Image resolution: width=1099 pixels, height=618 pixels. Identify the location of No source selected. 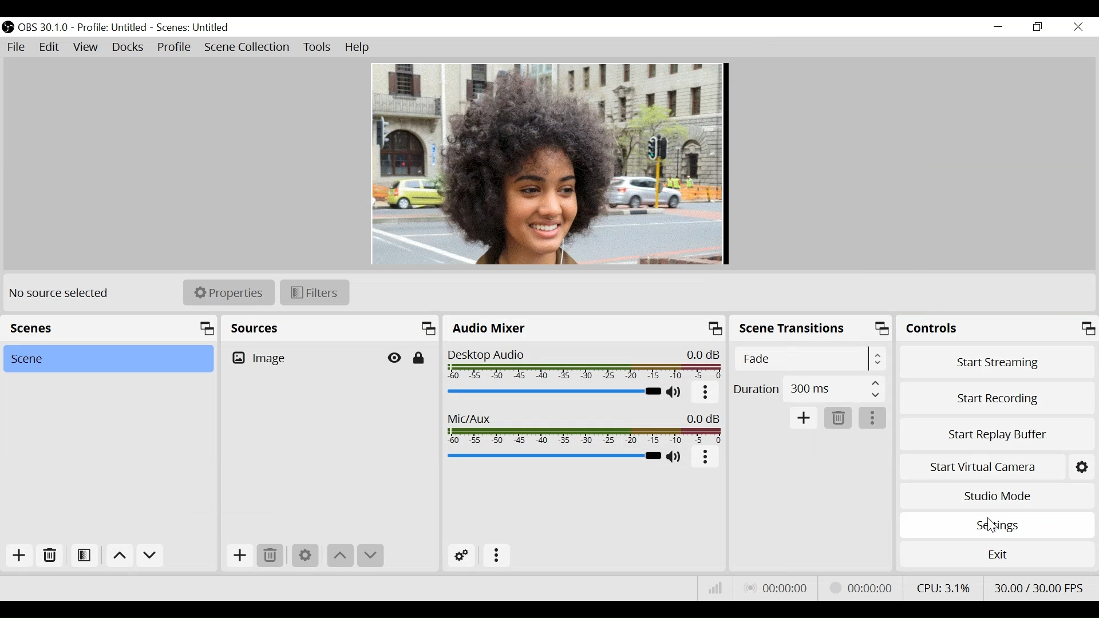
(59, 292).